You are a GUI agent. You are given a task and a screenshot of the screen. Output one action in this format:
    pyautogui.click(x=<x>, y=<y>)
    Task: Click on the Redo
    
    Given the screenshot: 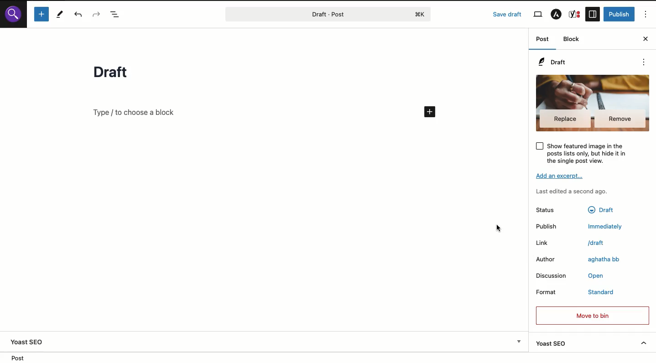 What is the action you would take?
    pyautogui.click(x=98, y=14)
    